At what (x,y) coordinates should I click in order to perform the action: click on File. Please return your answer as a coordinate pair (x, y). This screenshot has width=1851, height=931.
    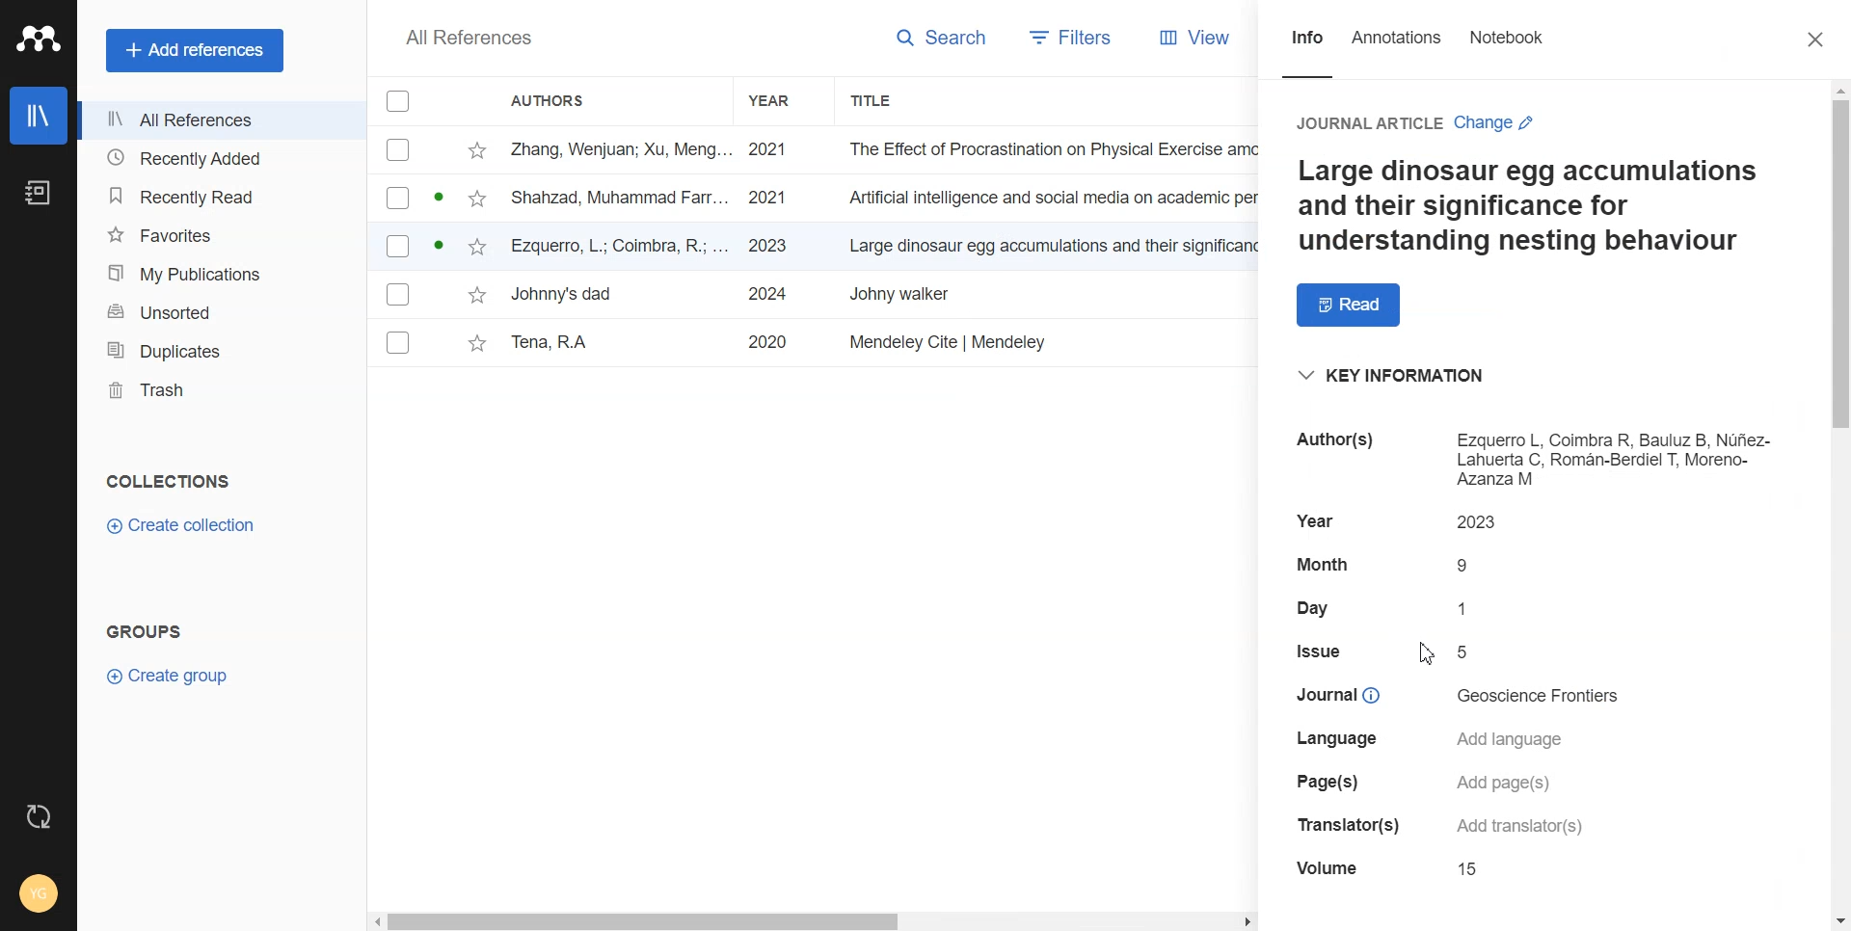
    Looking at the image, I should click on (892, 343).